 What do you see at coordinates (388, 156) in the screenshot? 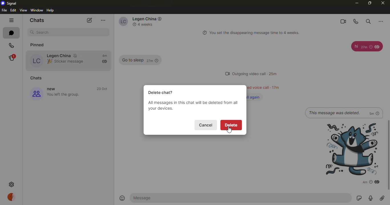
I see `scroll bar` at bounding box center [388, 156].